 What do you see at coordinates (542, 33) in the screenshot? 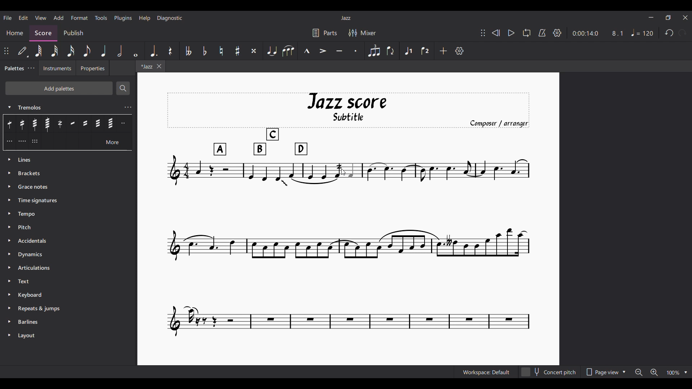
I see `Metronome` at bounding box center [542, 33].